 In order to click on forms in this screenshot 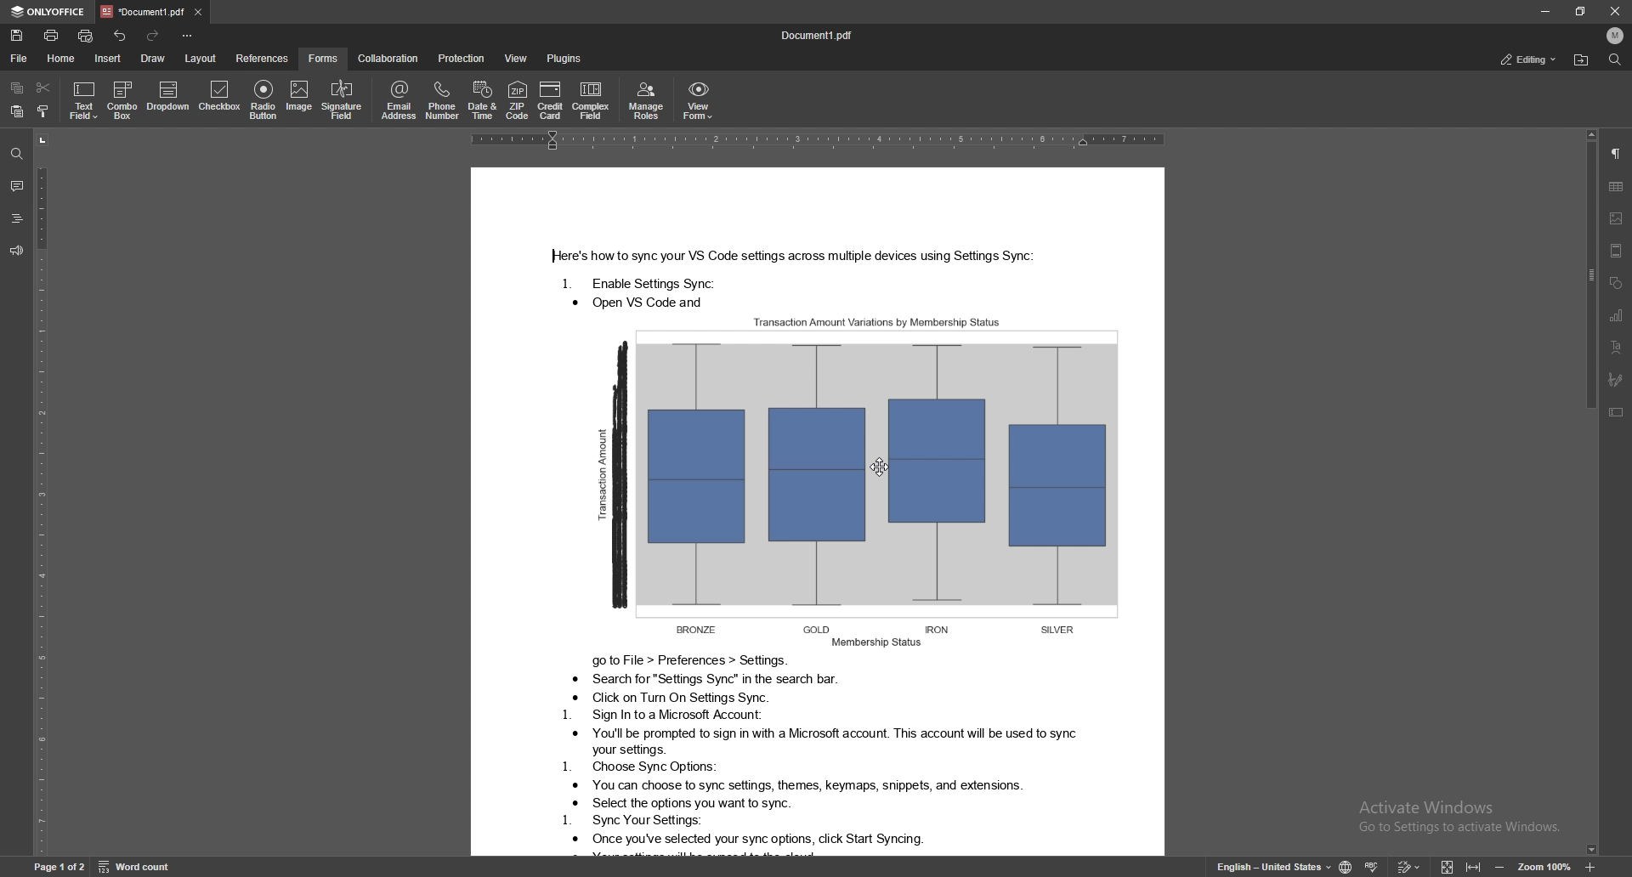, I will do `click(323, 59)`.